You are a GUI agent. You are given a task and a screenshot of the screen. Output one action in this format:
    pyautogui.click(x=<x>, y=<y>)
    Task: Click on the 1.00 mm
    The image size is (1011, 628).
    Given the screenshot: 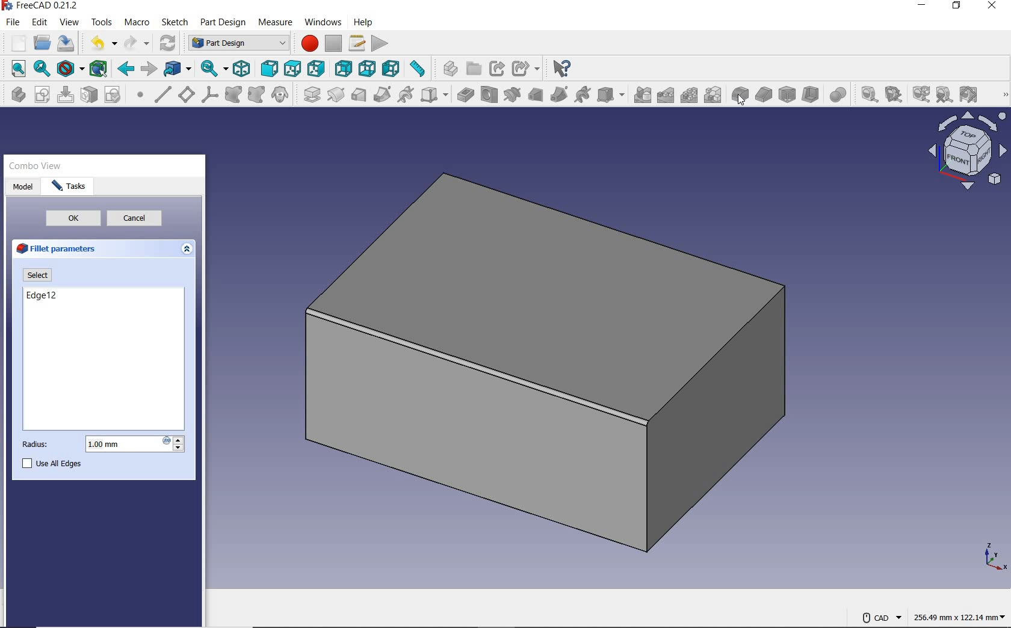 What is the action you would take?
    pyautogui.click(x=126, y=444)
    